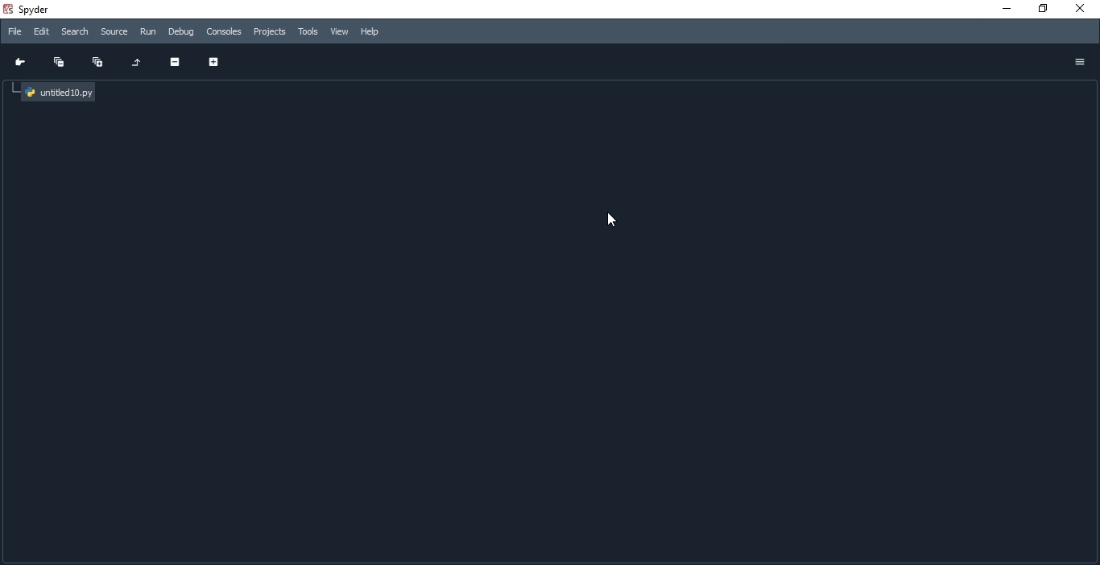 The height and width of the screenshot is (565, 1100). I want to click on Collapse all, so click(60, 61).